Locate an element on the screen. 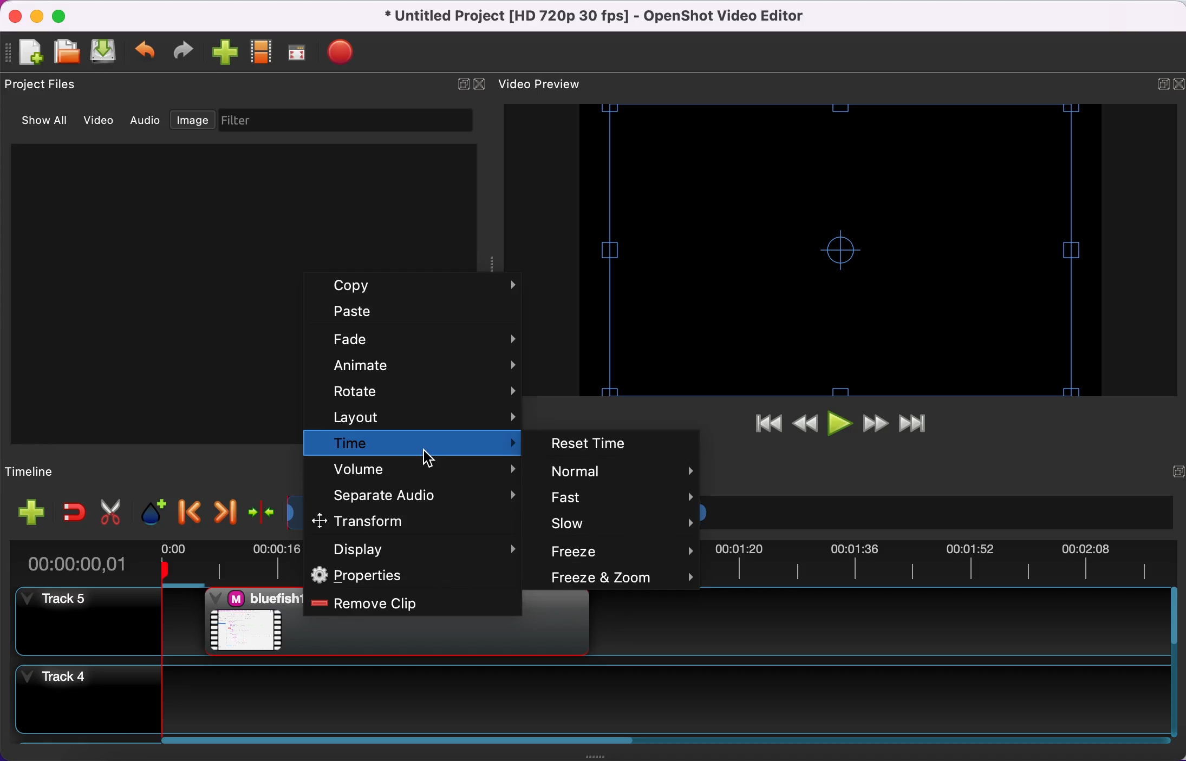 This screenshot has width=1186, height=761. display is located at coordinates (415, 550).